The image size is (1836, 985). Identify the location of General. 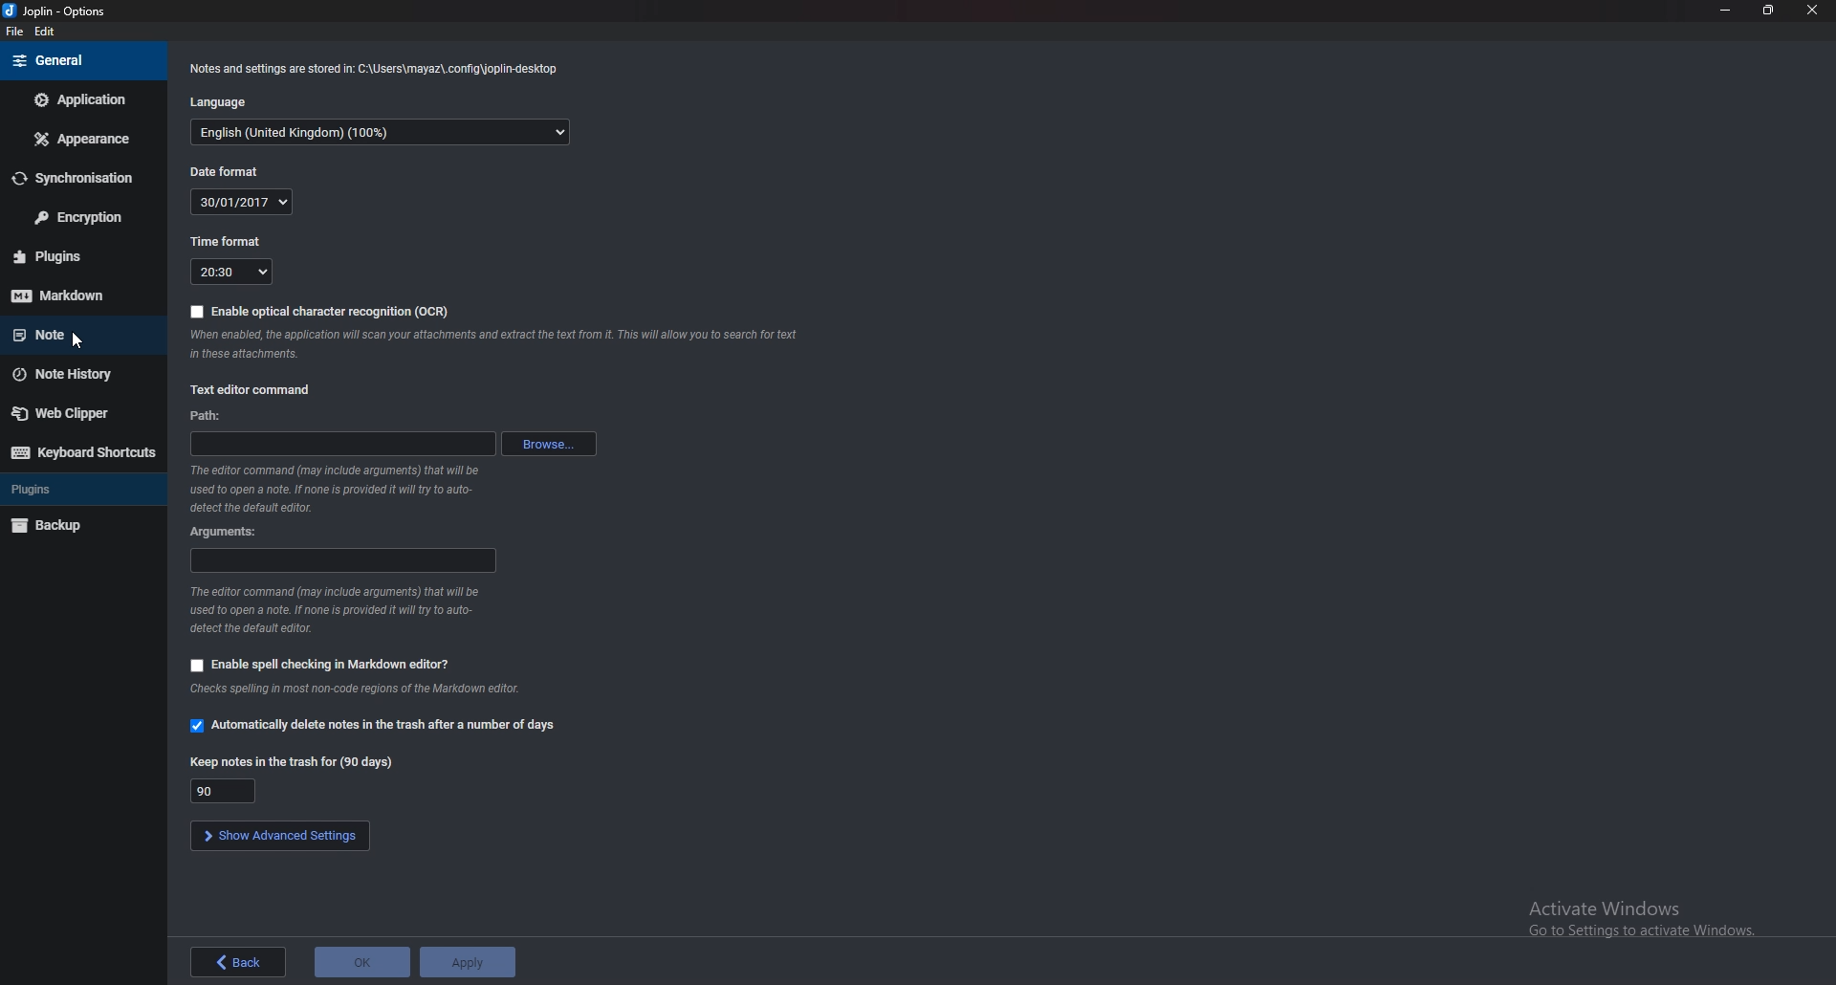
(77, 60).